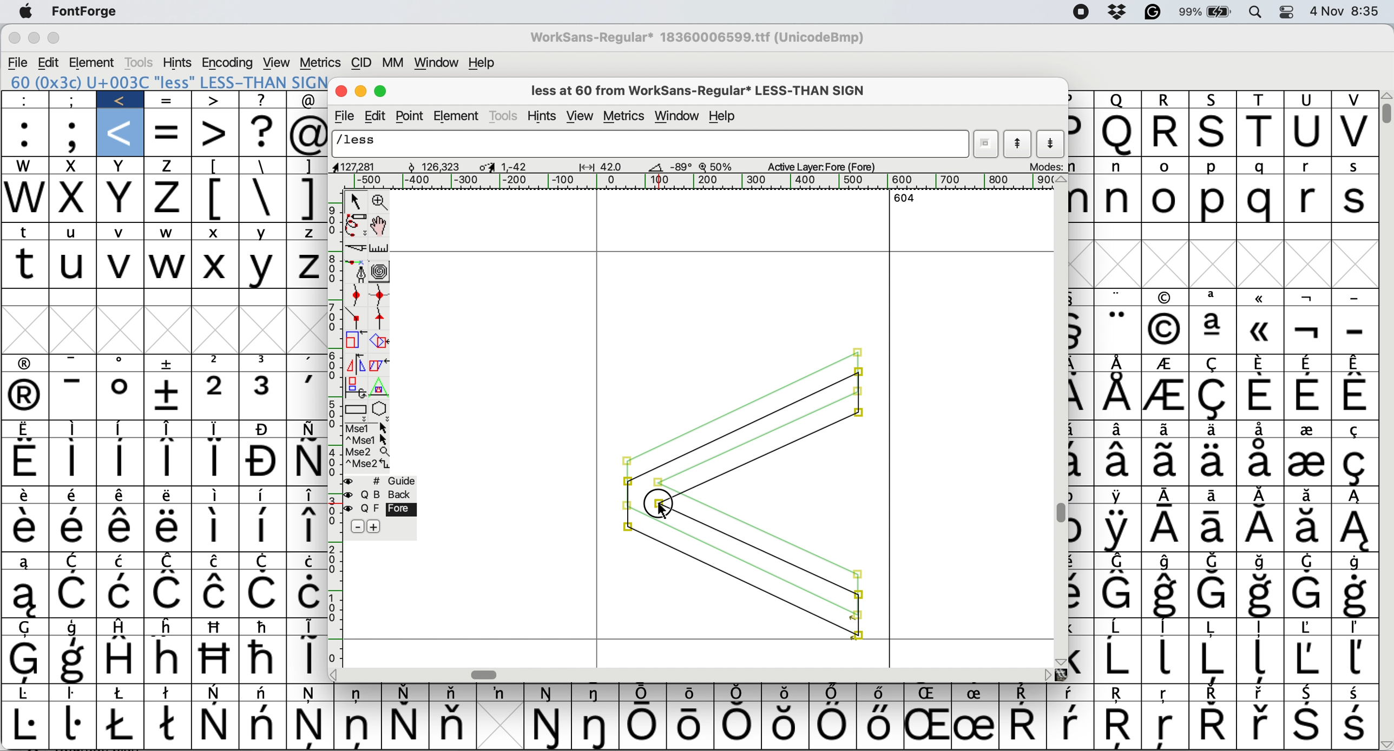 This screenshot has width=1394, height=751. I want to click on w, so click(168, 266).